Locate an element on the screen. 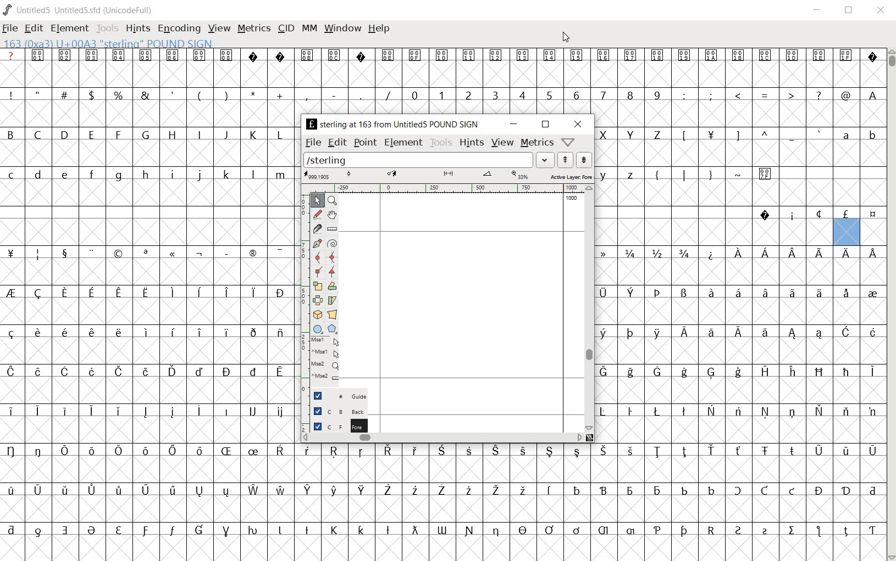 This screenshot has width=896, height=561. Symbol is located at coordinates (306, 529).